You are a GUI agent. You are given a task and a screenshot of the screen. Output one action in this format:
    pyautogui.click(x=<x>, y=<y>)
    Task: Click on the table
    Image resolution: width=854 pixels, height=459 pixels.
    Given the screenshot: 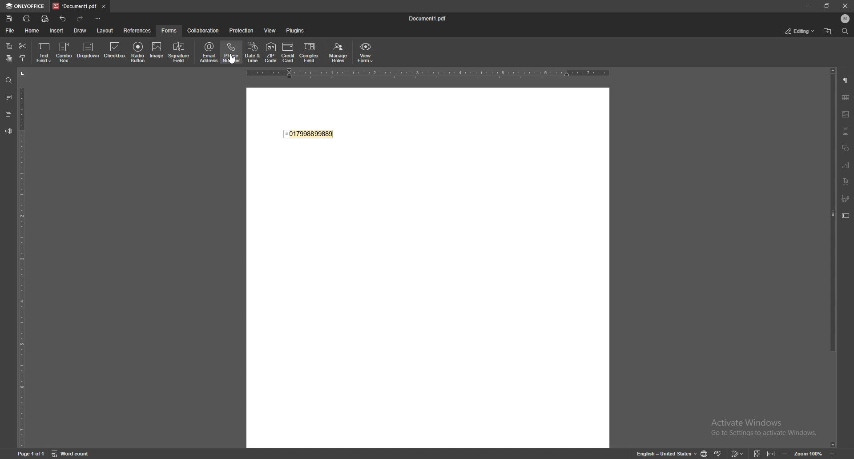 What is the action you would take?
    pyautogui.click(x=846, y=98)
    